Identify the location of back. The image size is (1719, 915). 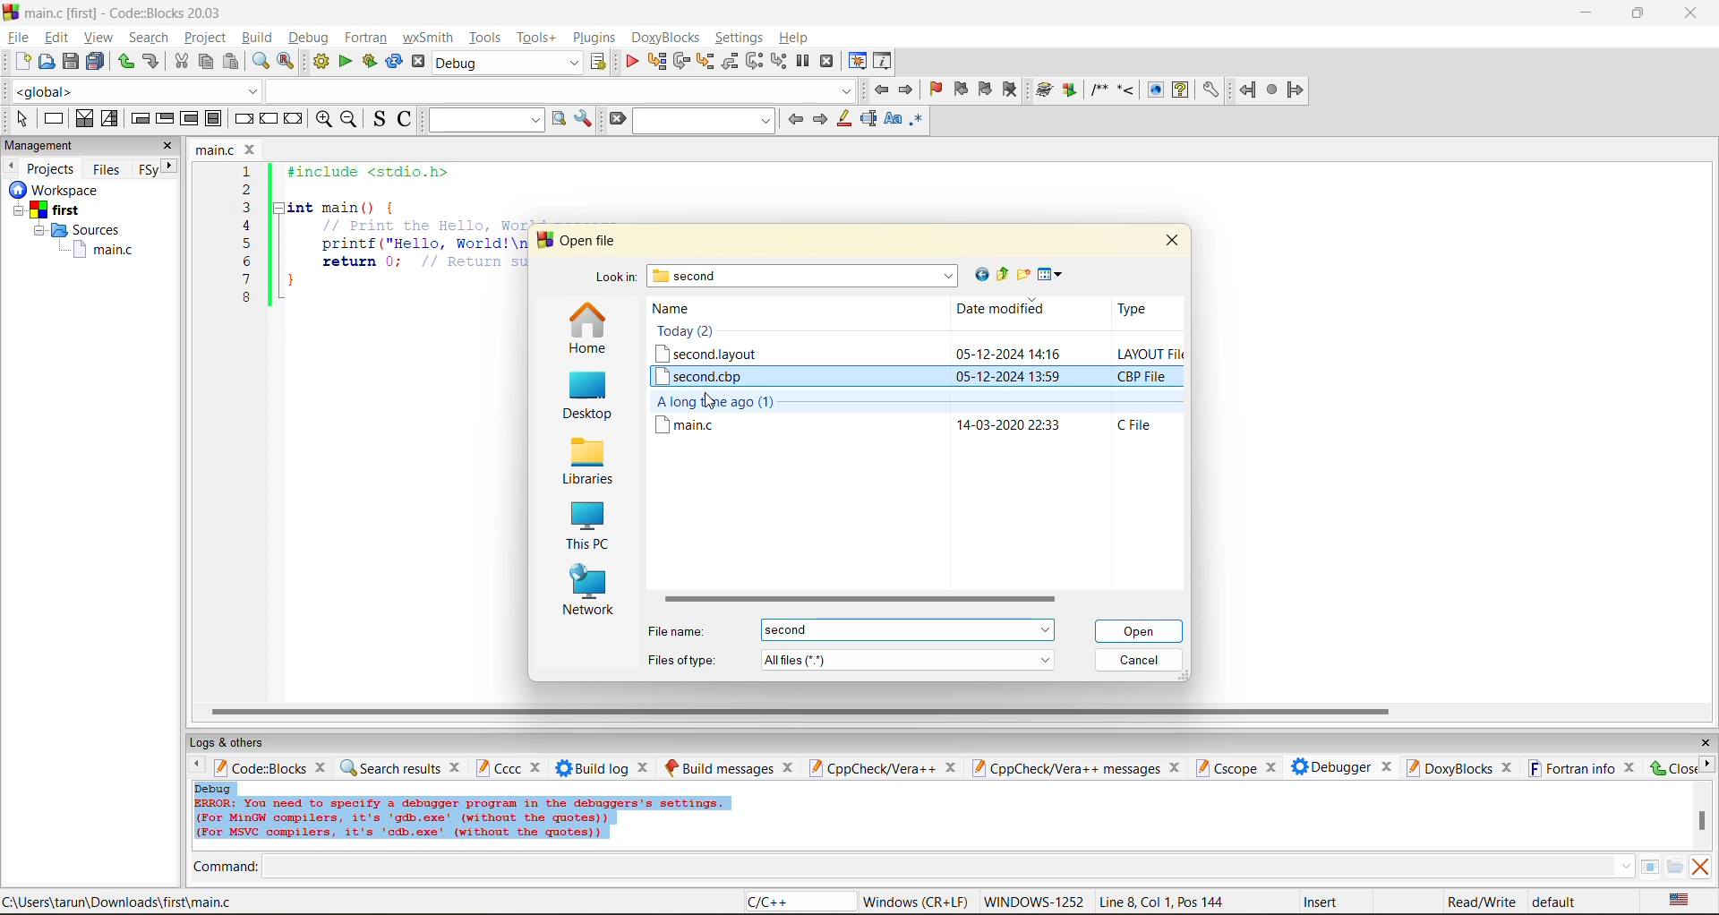
(1249, 90).